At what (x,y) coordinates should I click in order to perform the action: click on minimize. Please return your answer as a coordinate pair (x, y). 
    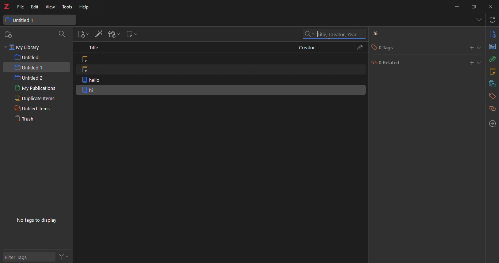
    Looking at the image, I should click on (457, 7).